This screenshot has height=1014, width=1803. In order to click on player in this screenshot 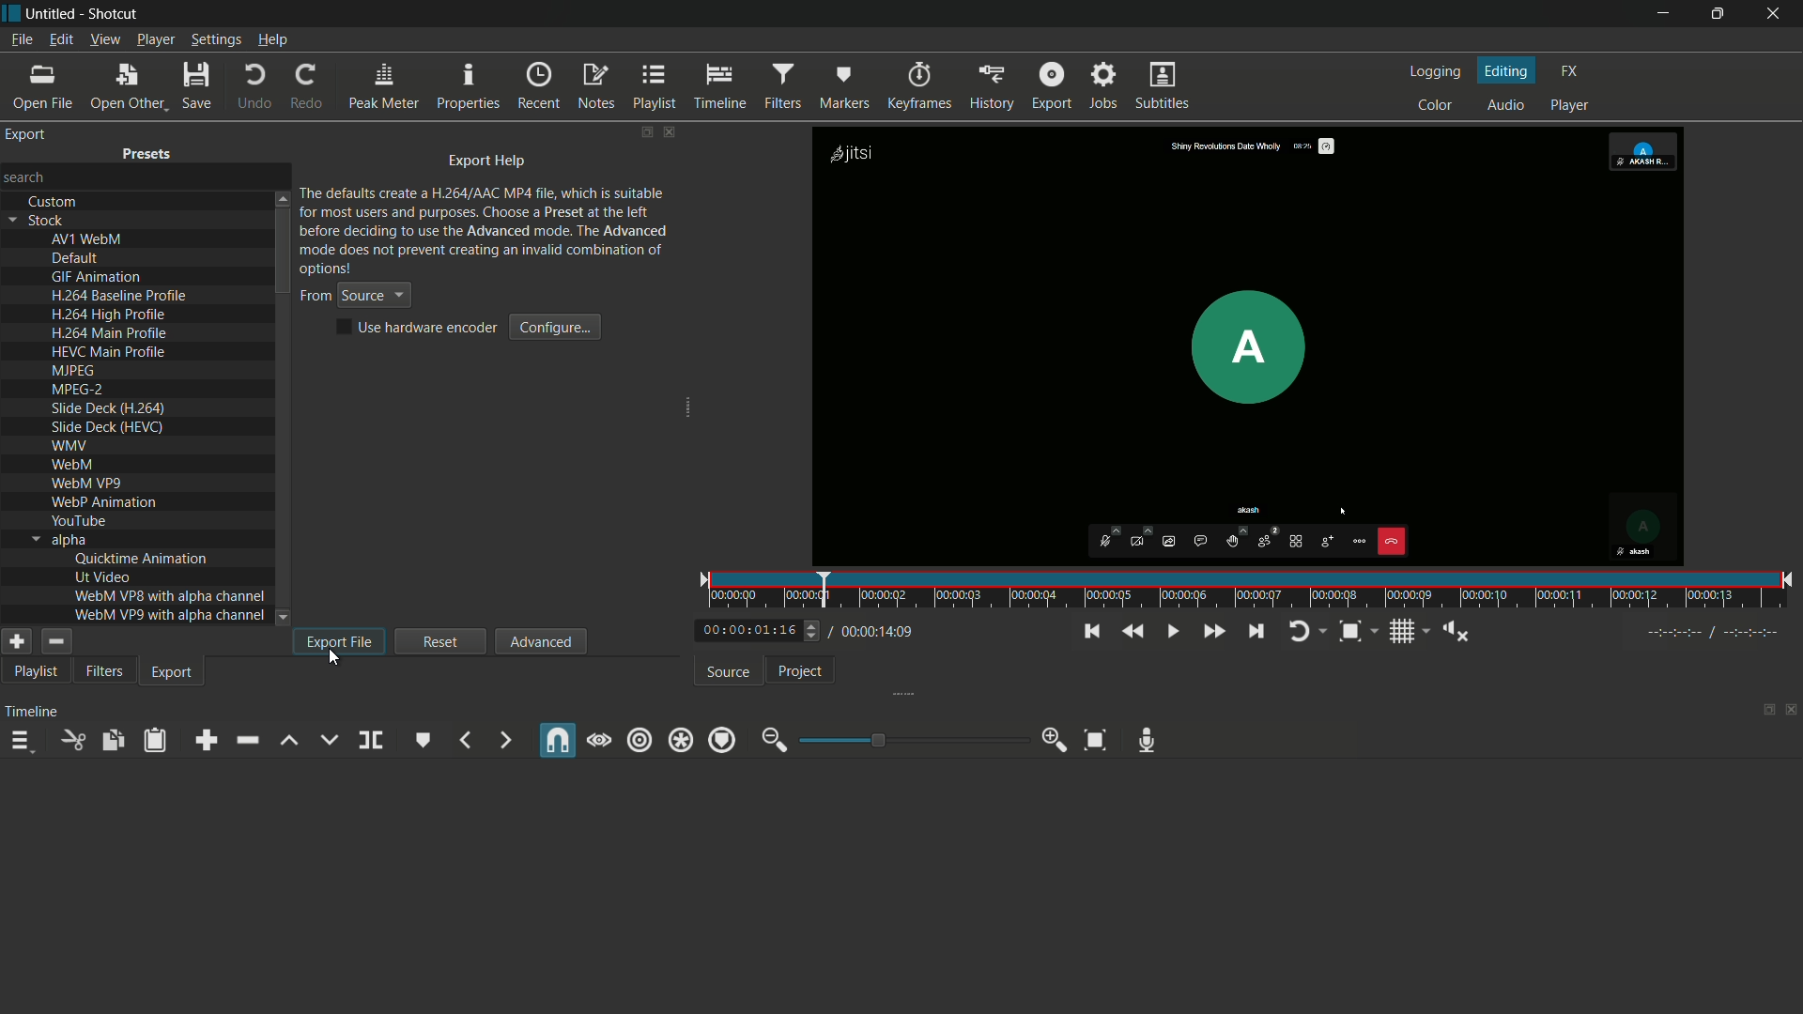, I will do `click(1571, 106)`.